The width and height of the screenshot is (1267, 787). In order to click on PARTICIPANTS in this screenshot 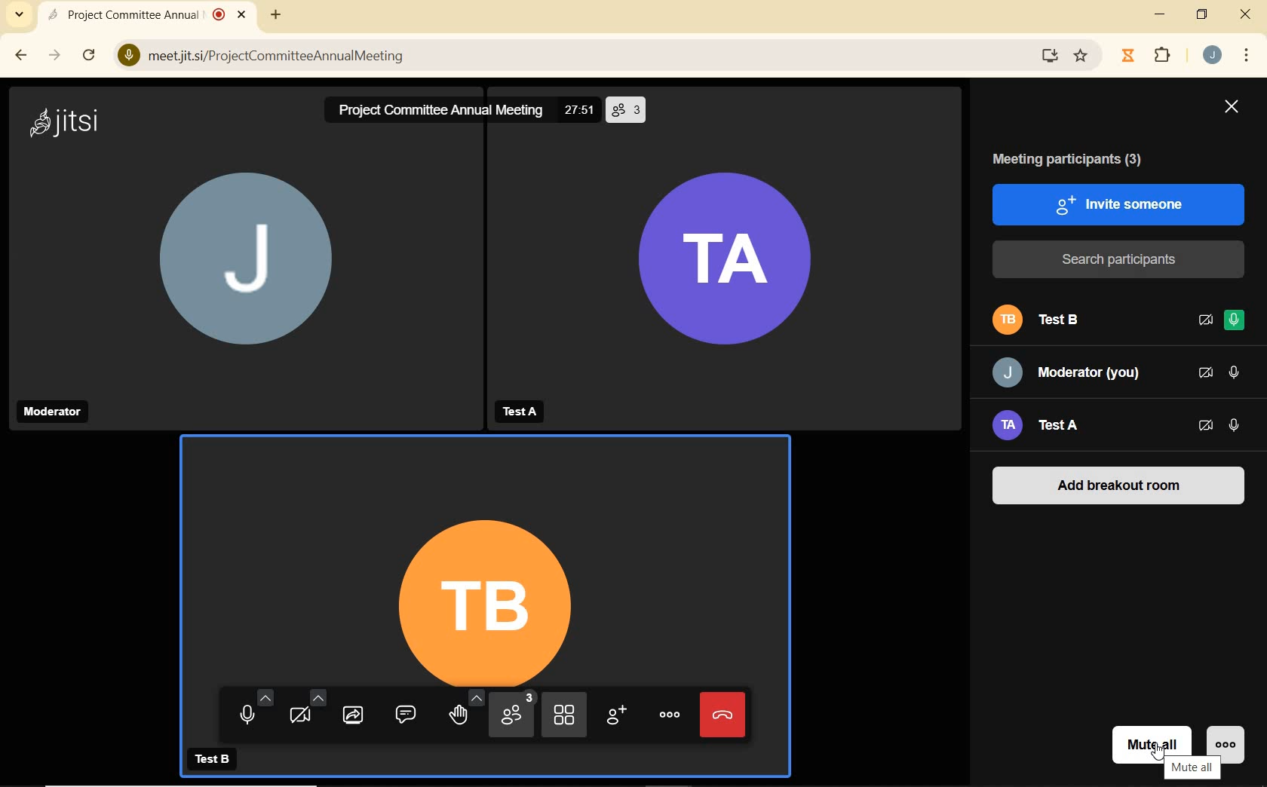, I will do `click(513, 715)`.